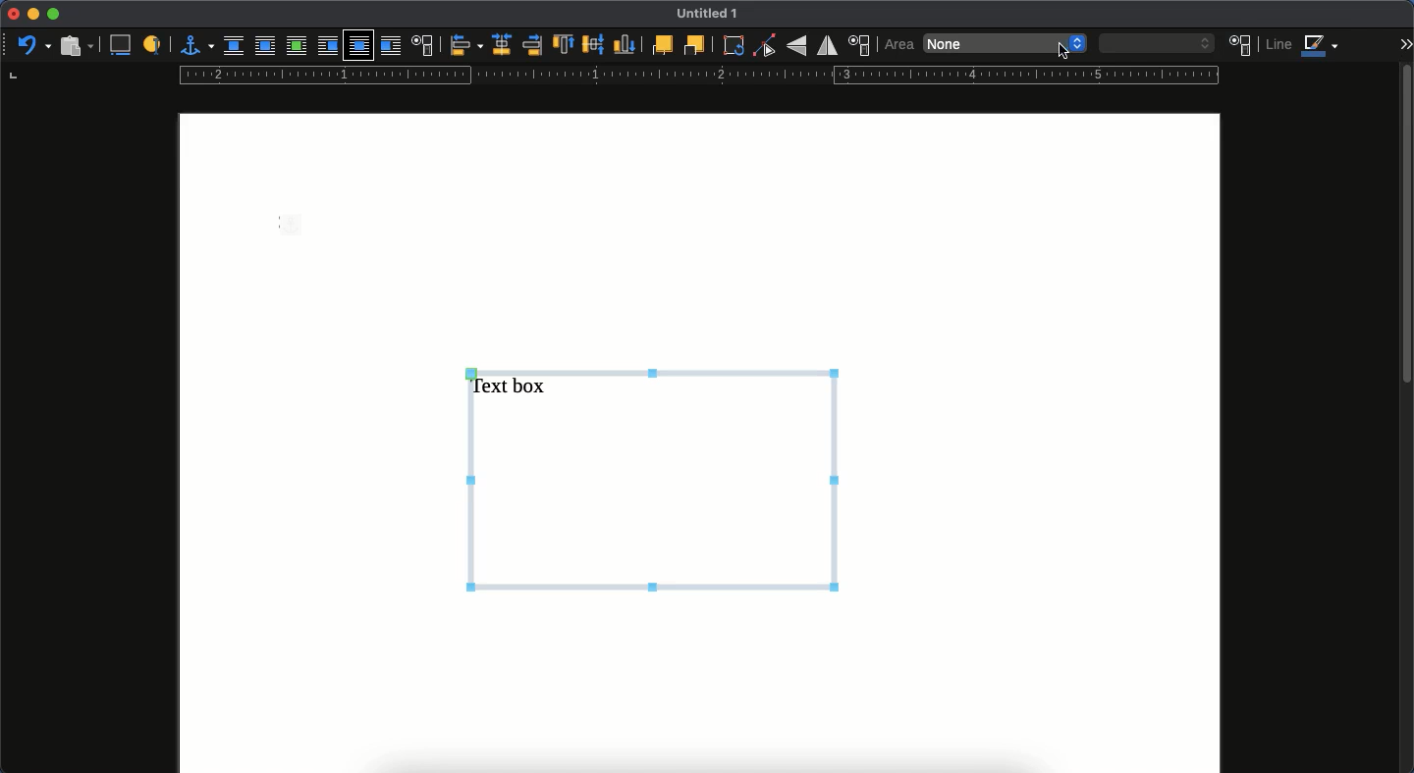 The image size is (1414, 773). Describe the element at coordinates (625, 45) in the screenshot. I see `bottom` at that location.